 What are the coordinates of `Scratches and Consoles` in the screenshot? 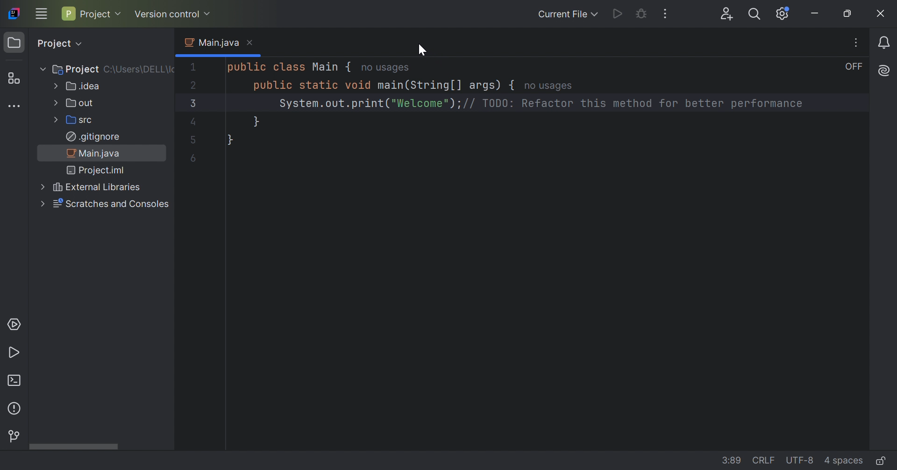 It's located at (103, 204).